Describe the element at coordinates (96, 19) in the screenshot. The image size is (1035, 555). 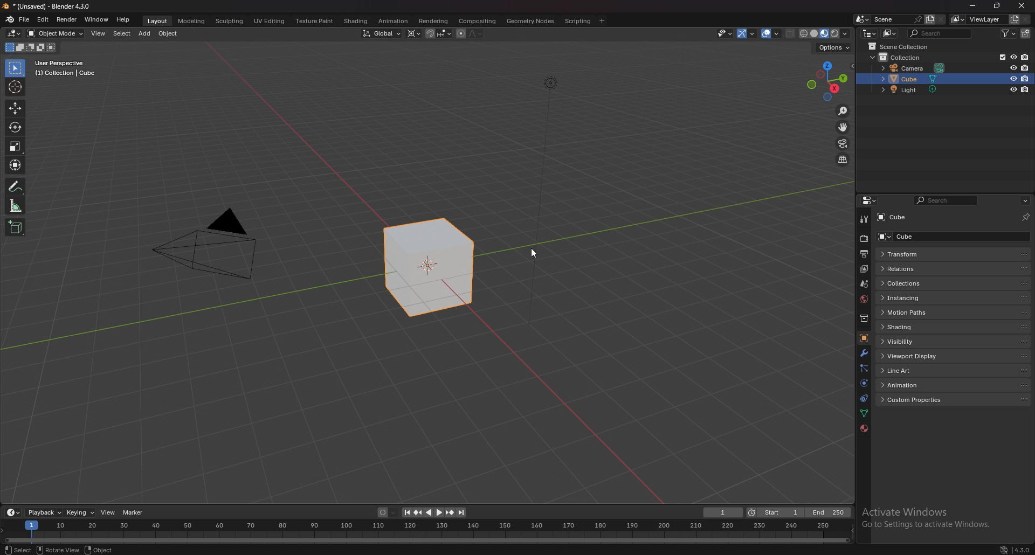
I see `window` at that location.